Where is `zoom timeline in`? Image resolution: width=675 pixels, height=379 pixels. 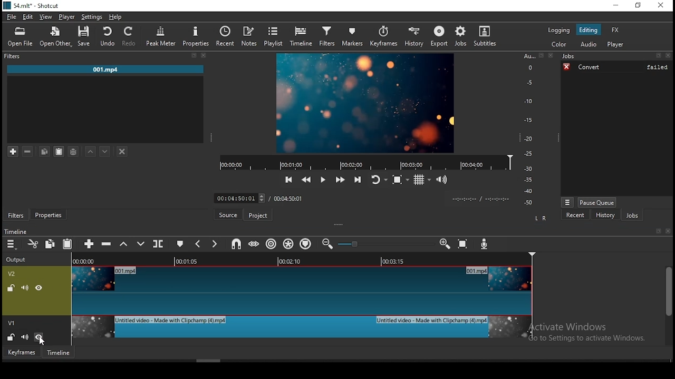
zoom timeline in is located at coordinates (327, 244).